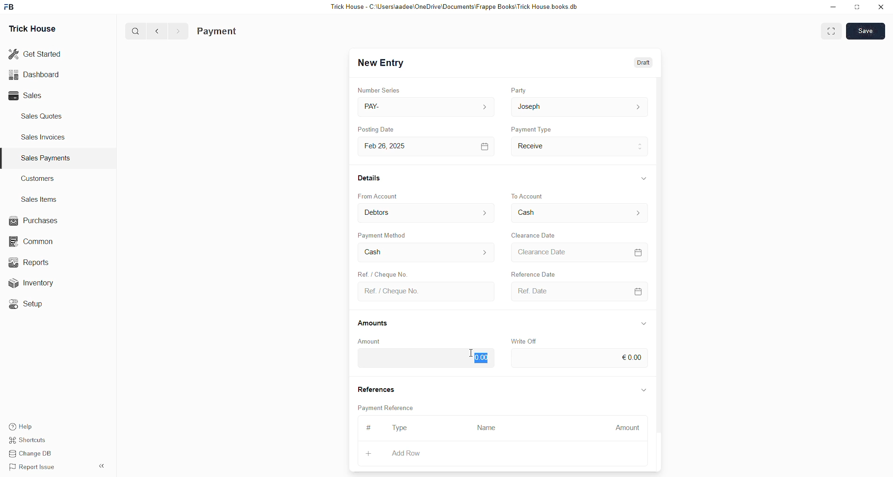 This screenshot has width=893, height=477. I want to click on To Account, so click(580, 212).